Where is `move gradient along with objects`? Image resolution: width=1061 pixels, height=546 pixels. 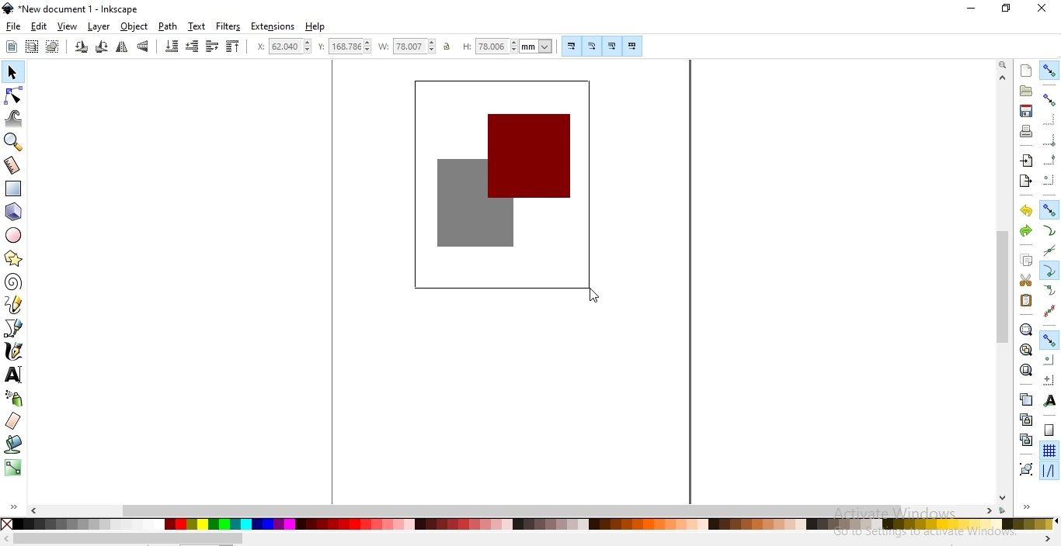
move gradient along with objects is located at coordinates (612, 47).